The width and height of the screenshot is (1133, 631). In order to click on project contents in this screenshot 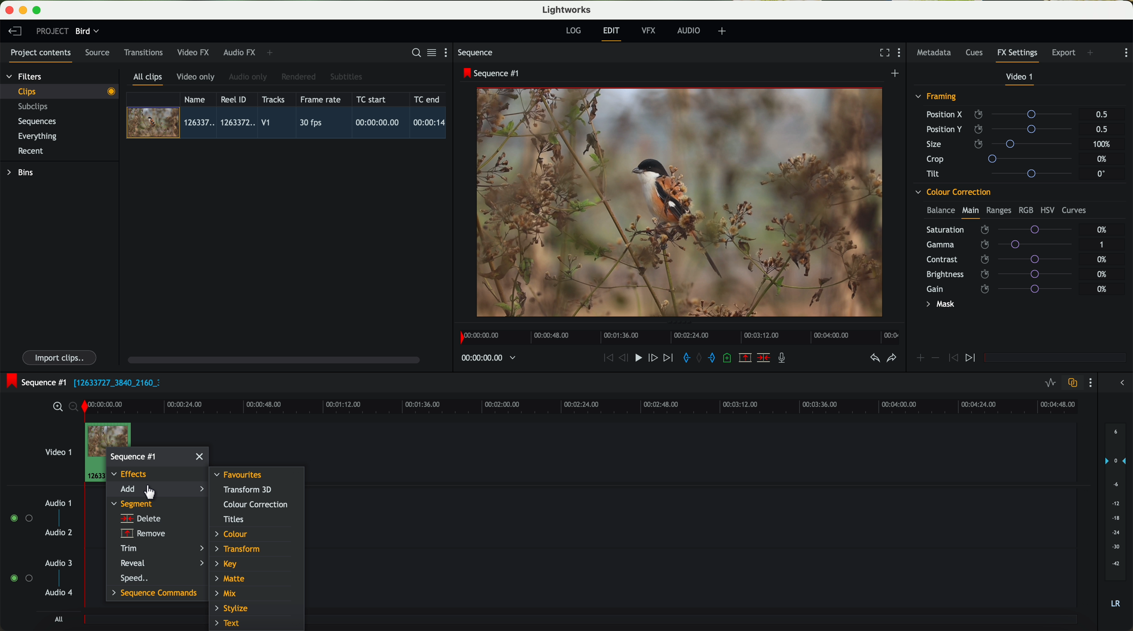, I will do `click(41, 55)`.